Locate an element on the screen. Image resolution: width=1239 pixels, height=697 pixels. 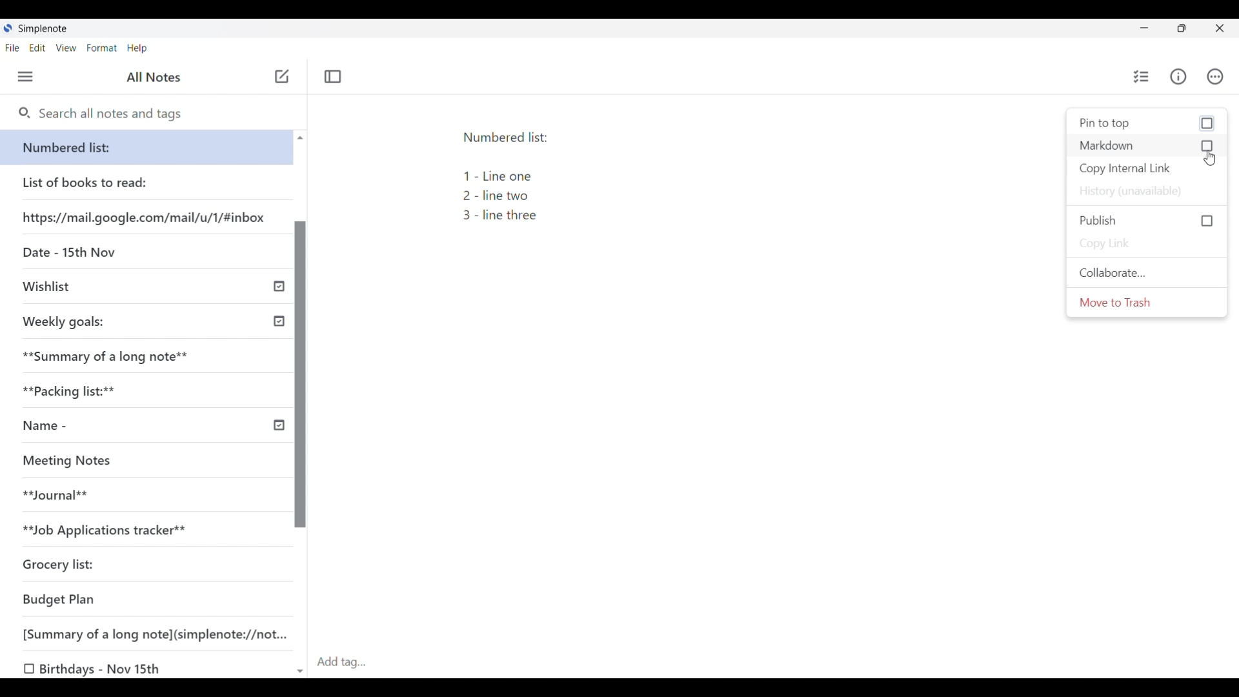
Packiacking list:** is located at coordinates (77, 394).